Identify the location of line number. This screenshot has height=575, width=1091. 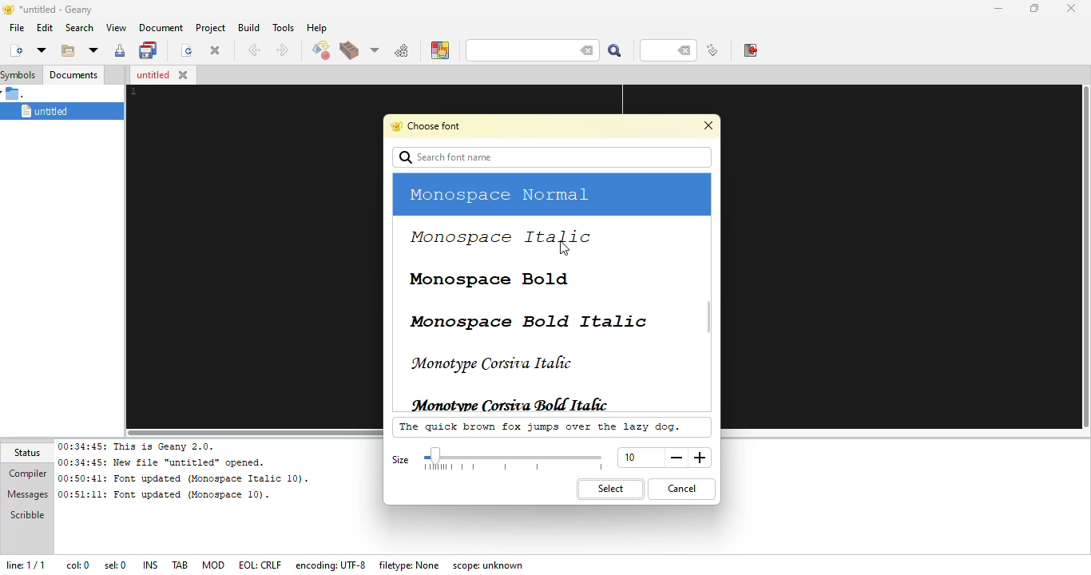
(660, 50).